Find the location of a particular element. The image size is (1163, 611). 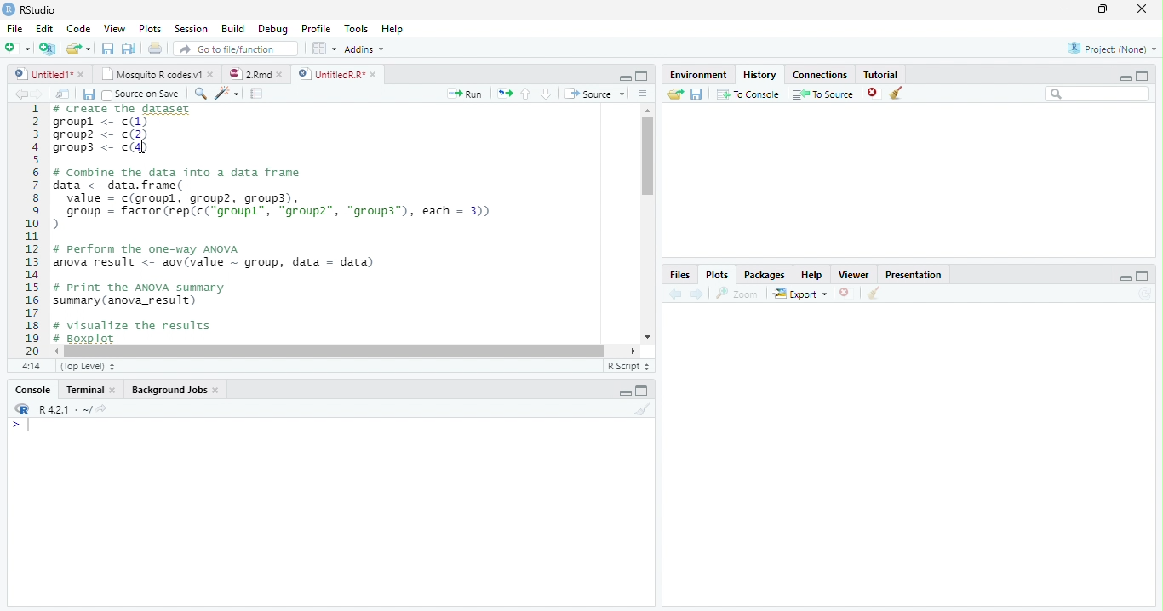

To source is located at coordinates (826, 95).